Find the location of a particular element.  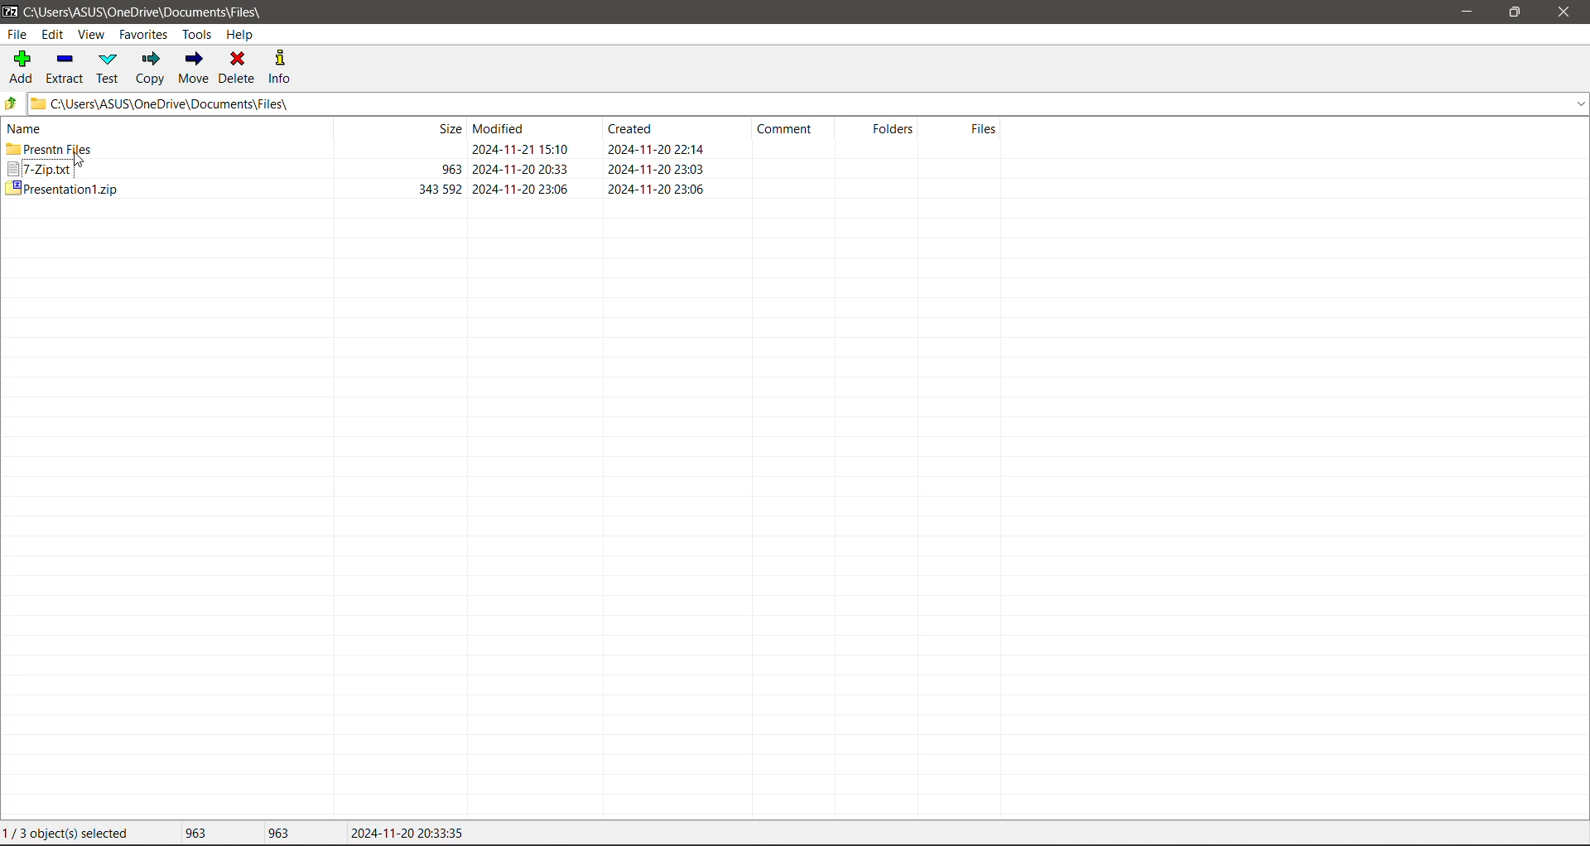

Folders is located at coordinates (887, 127).